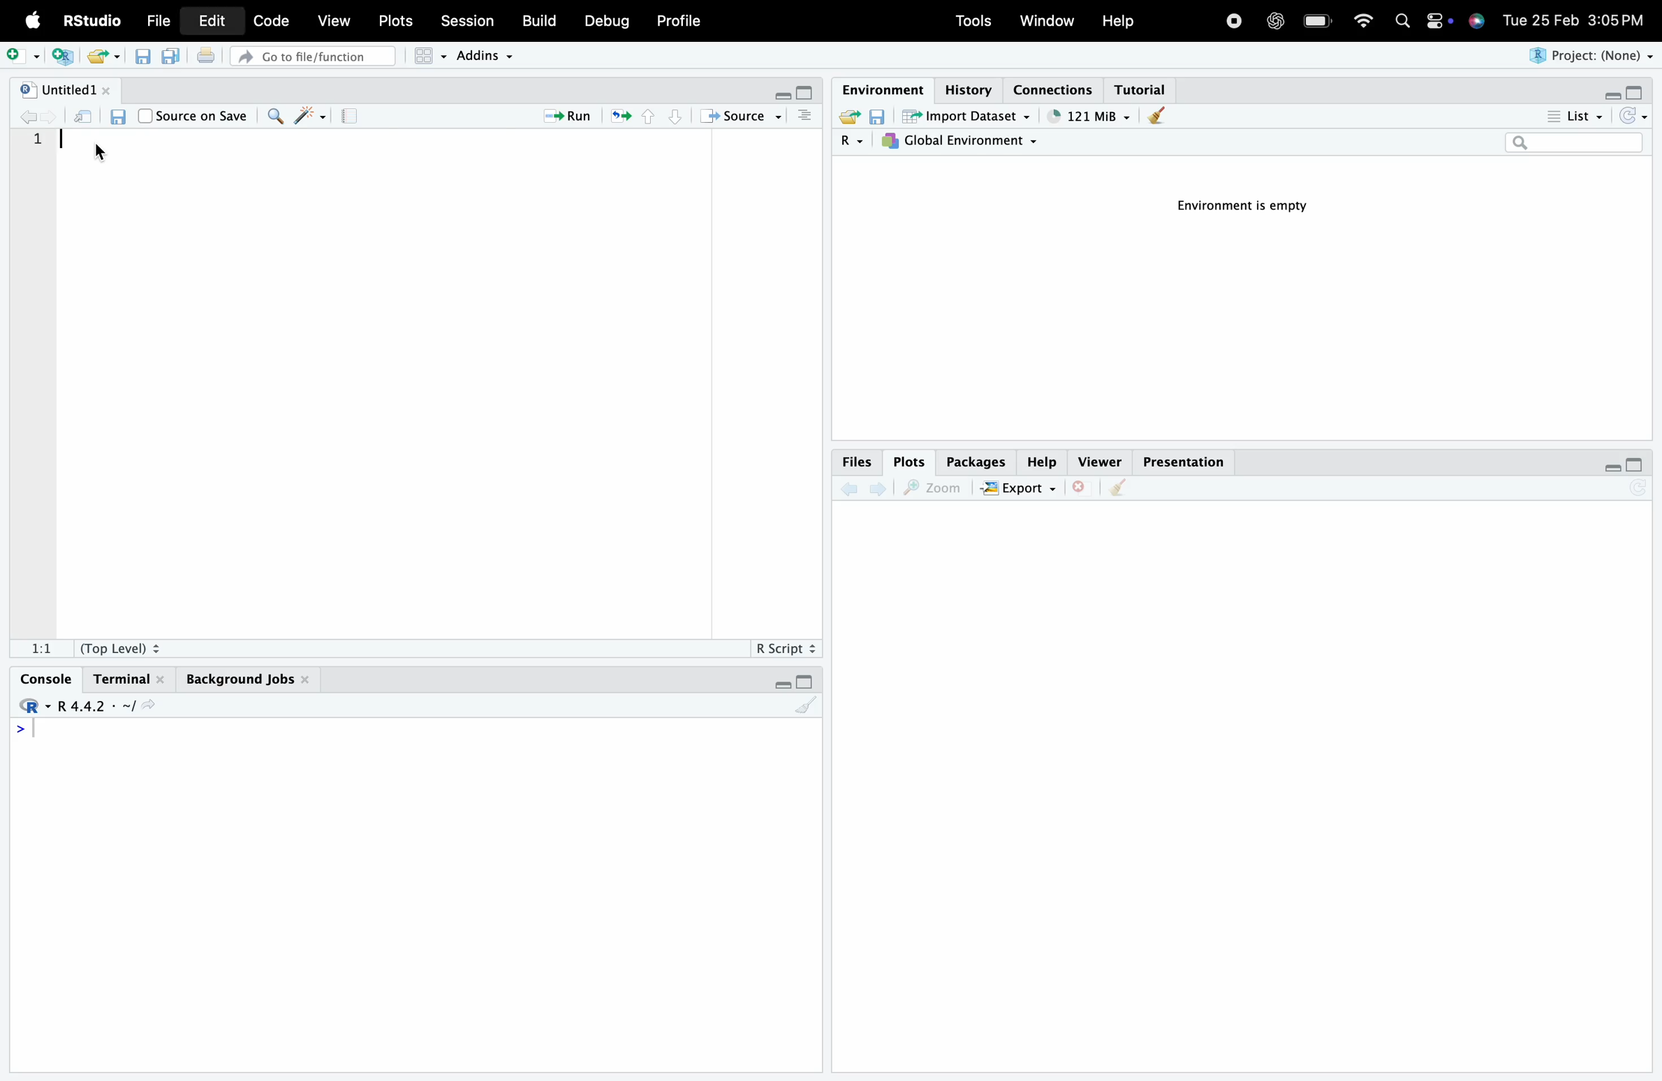 The height and width of the screenshot is (1081, 1662). Describe the element at coordinates (1050, 22) in the screenshot. I see `Window` at that location.